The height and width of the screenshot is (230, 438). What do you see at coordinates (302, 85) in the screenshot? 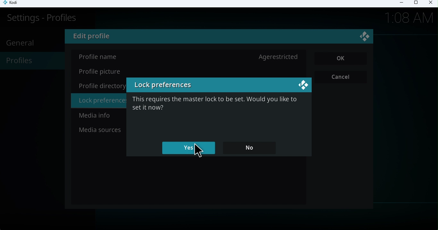
I see `Close` at bounding box center [302, 85].